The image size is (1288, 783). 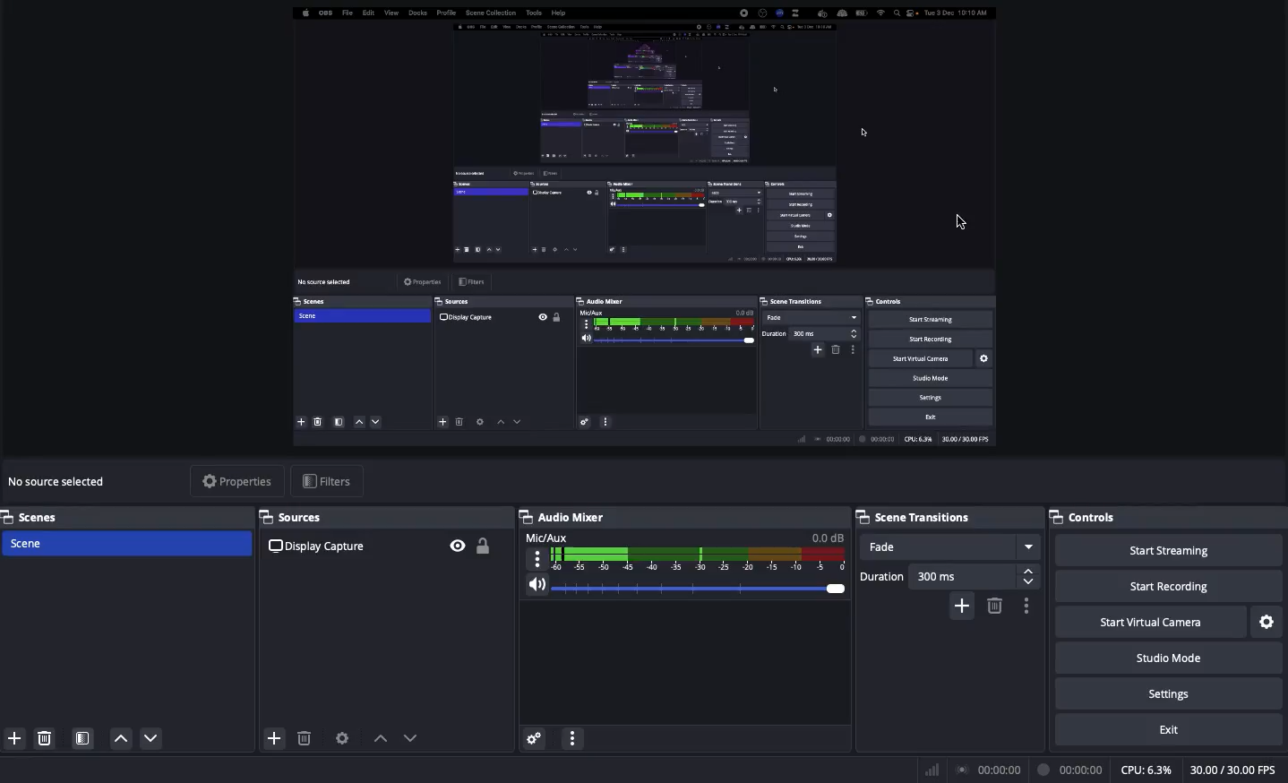 I want to click on Scene filter, so click(x=83, y=740).